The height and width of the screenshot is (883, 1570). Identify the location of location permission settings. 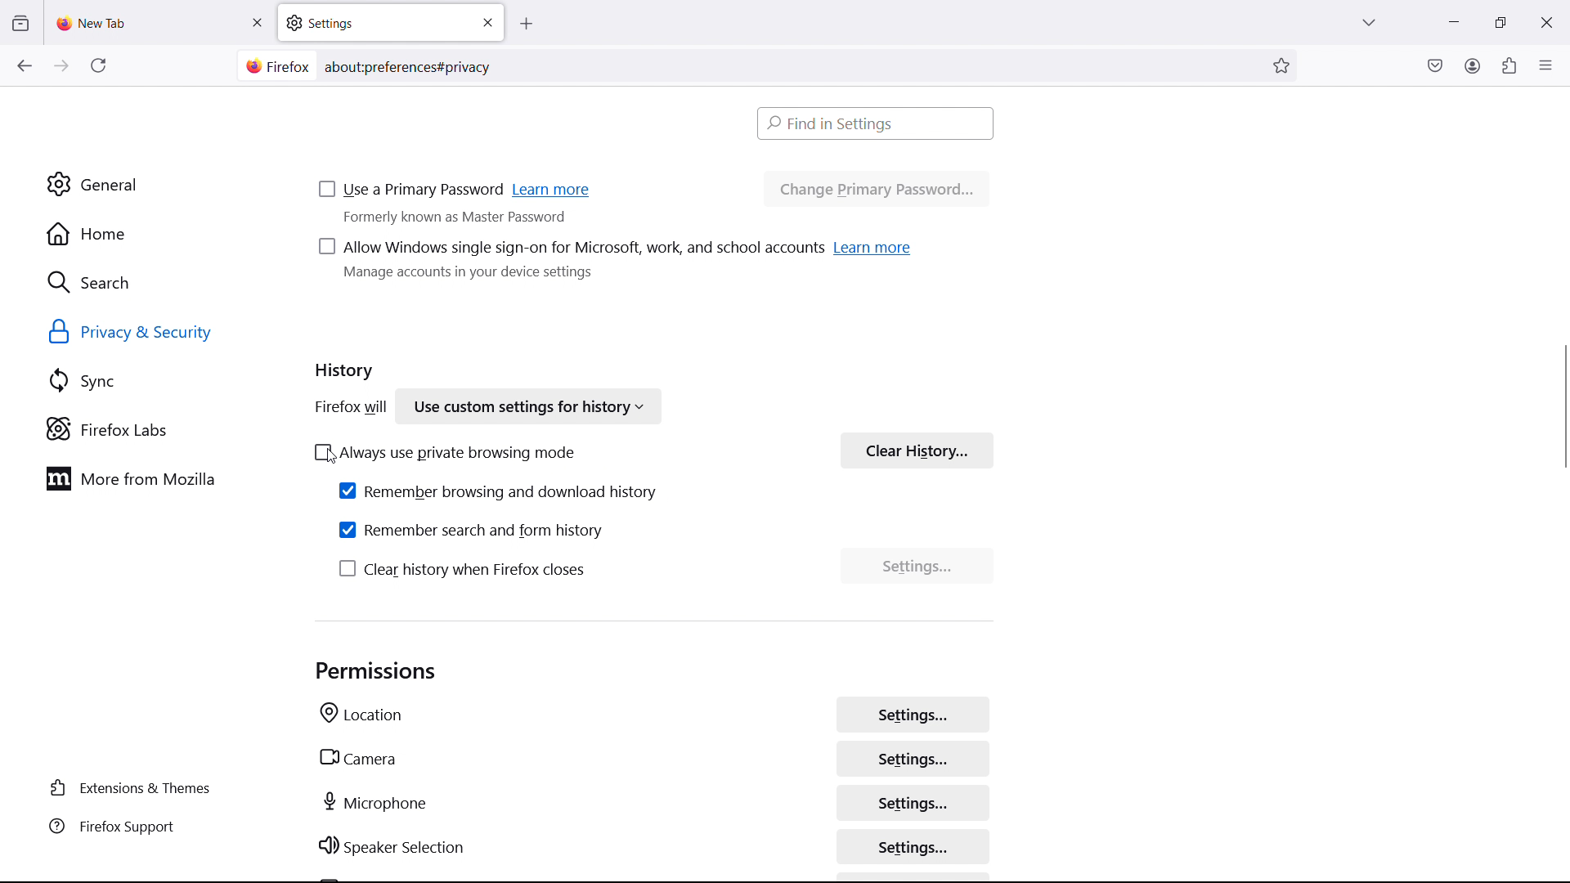
(912, 714).